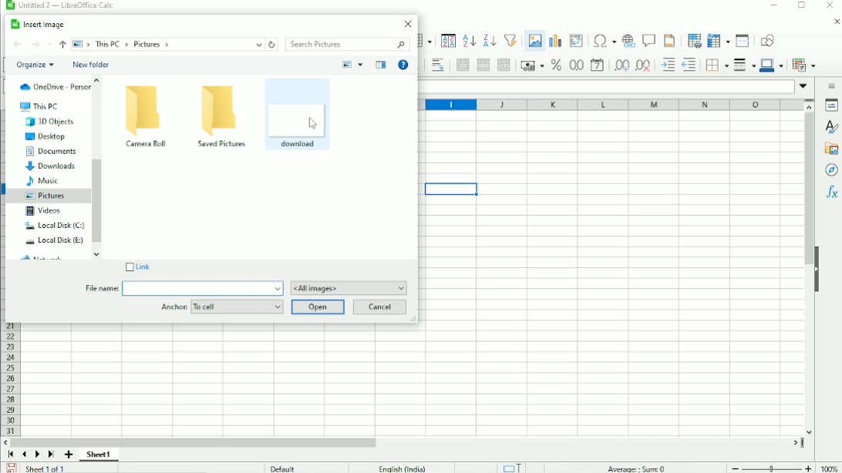 The height and width of the screenshot is (473, 842). I want to click on Column headings, so click(611, 104).